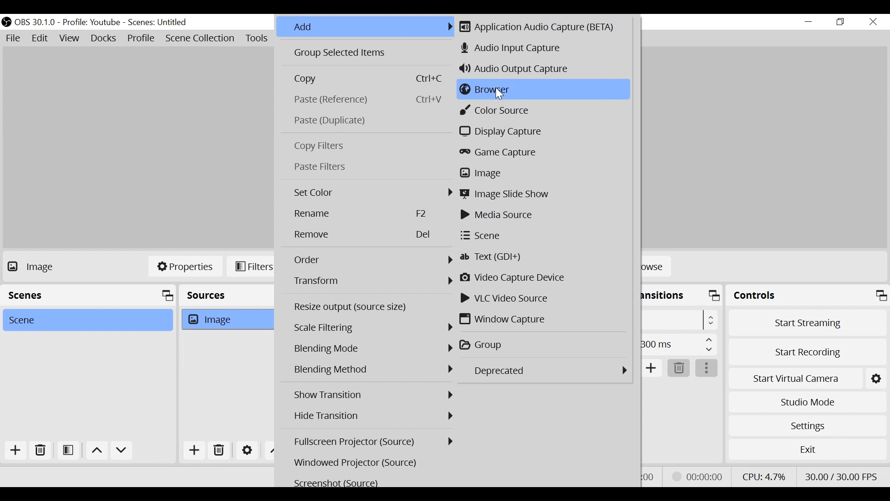 The width and height of the screenshot is (890, 501). What do you see at coordinates (873, 22) in the screenshot?
I see `Close` at bounding box center [873, 22].